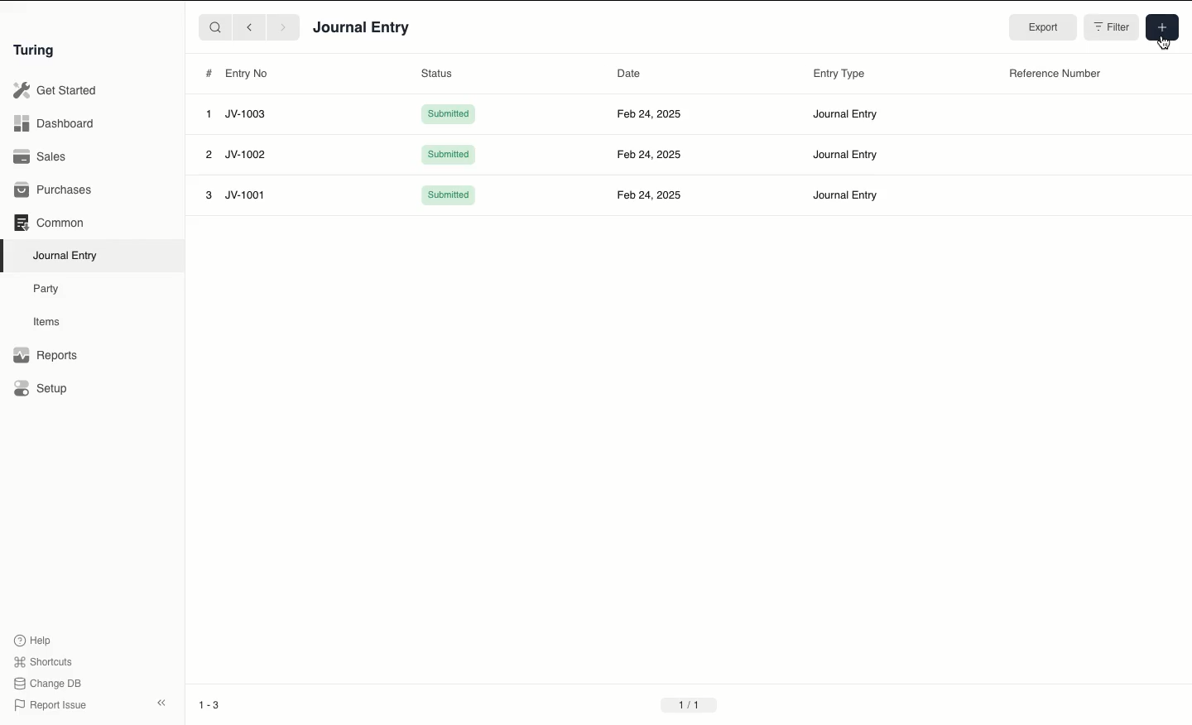  I want to click on Purchases, so click(54, 191).